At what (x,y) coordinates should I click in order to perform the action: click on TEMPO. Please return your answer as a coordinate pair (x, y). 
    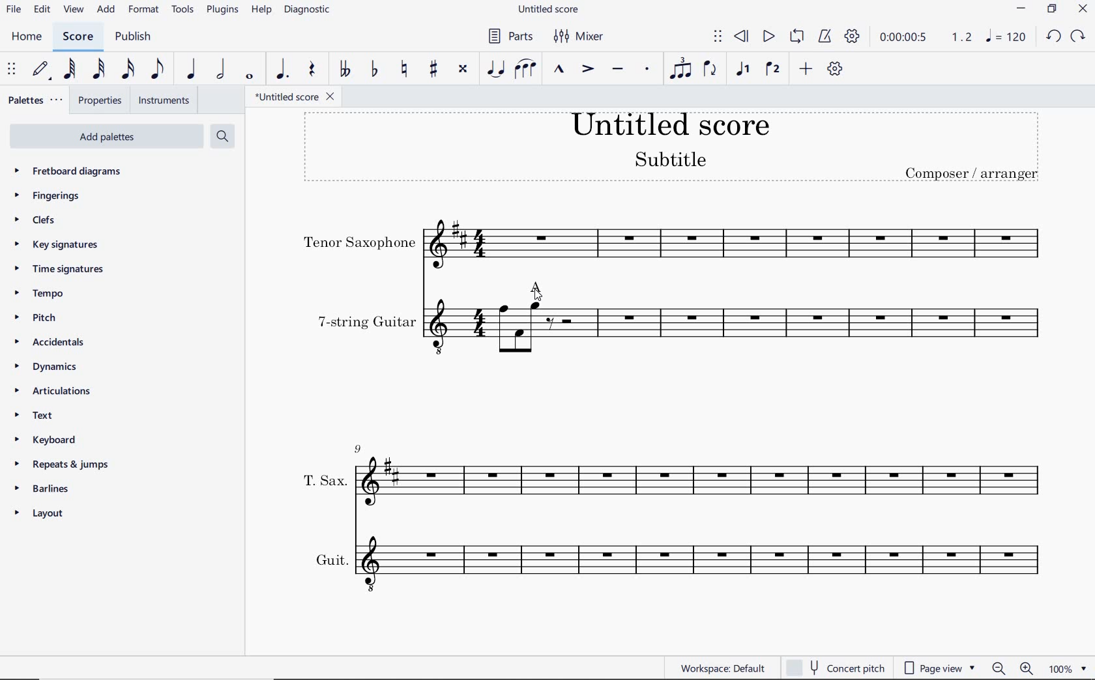
    Looking at the image, I should click on (46, 292).